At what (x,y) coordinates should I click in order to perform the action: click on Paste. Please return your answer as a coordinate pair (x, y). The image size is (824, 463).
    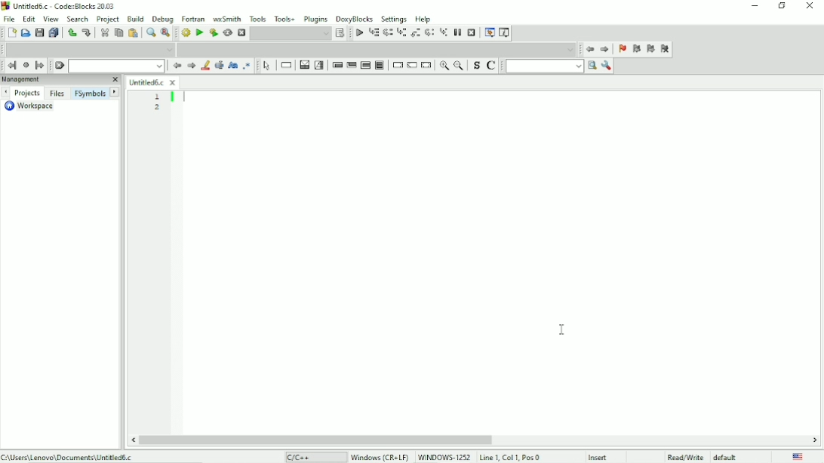
    Looking at the image, I should click on (133, 33).